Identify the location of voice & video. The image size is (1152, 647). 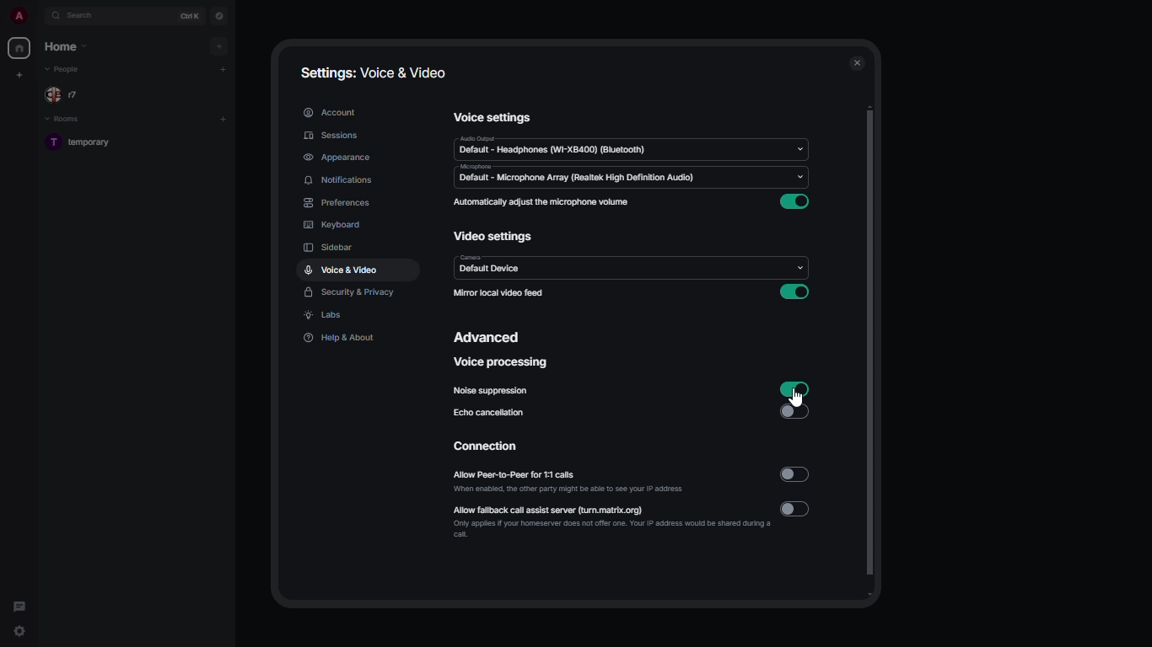
(344, 270).